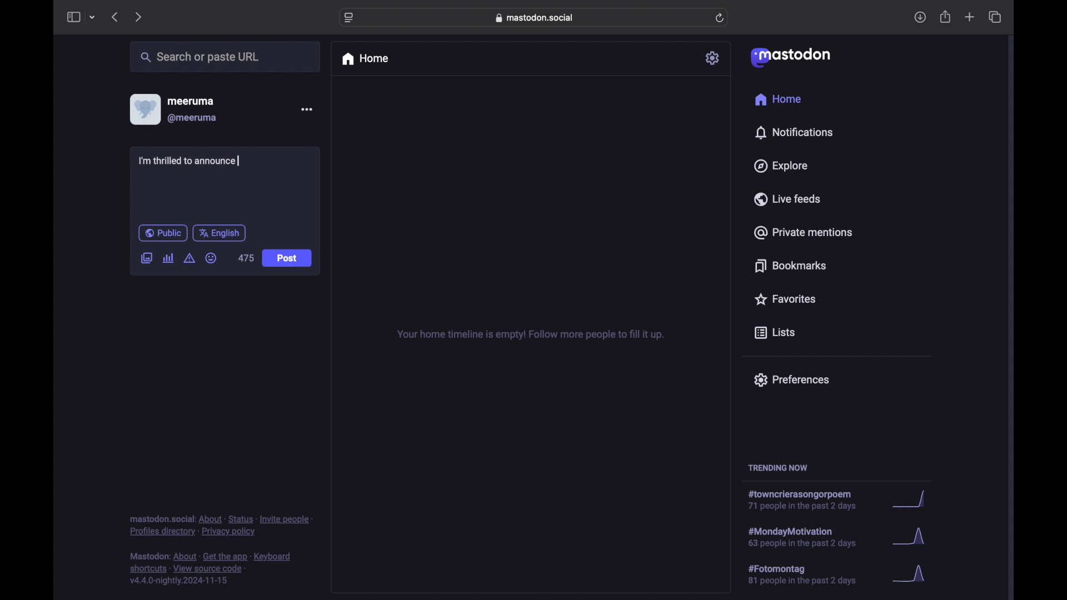 The height and width of the screenshot is (600, 1067). I want to click on share, so click(946, 17).